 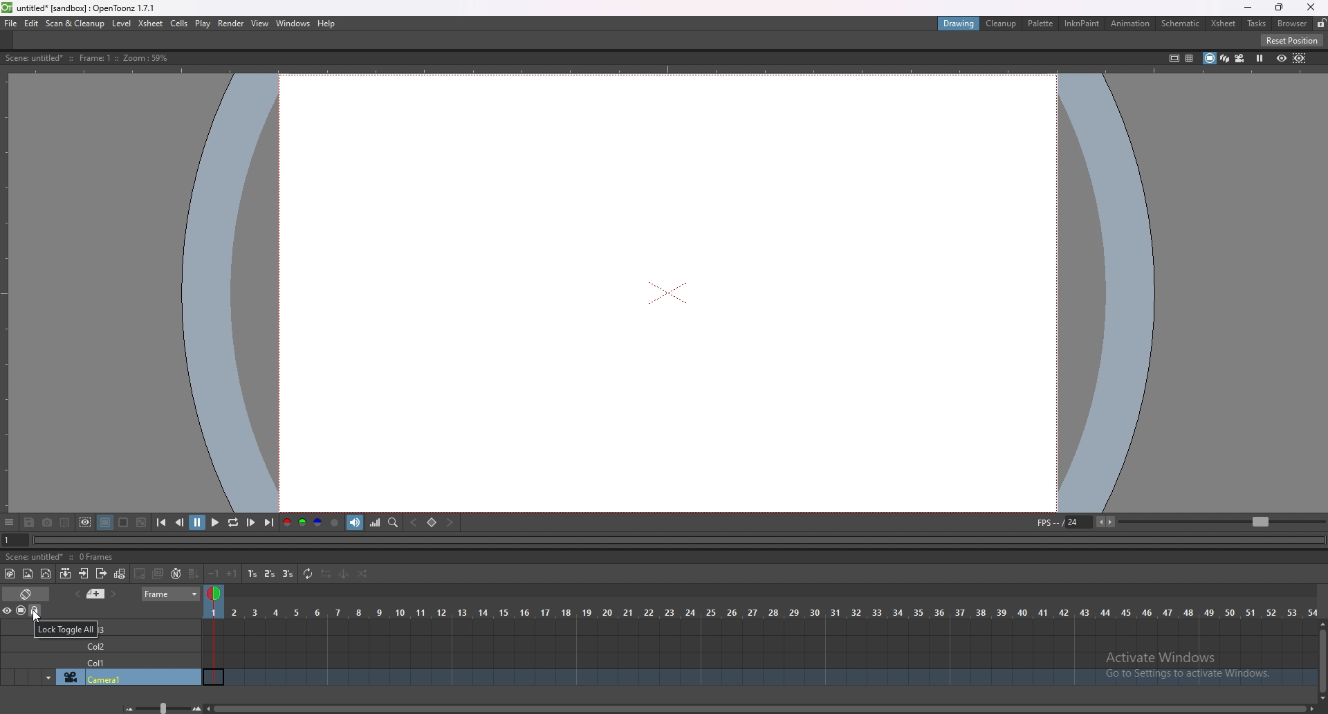 I want to click on auto input cell number, so click(x=176, y=574).